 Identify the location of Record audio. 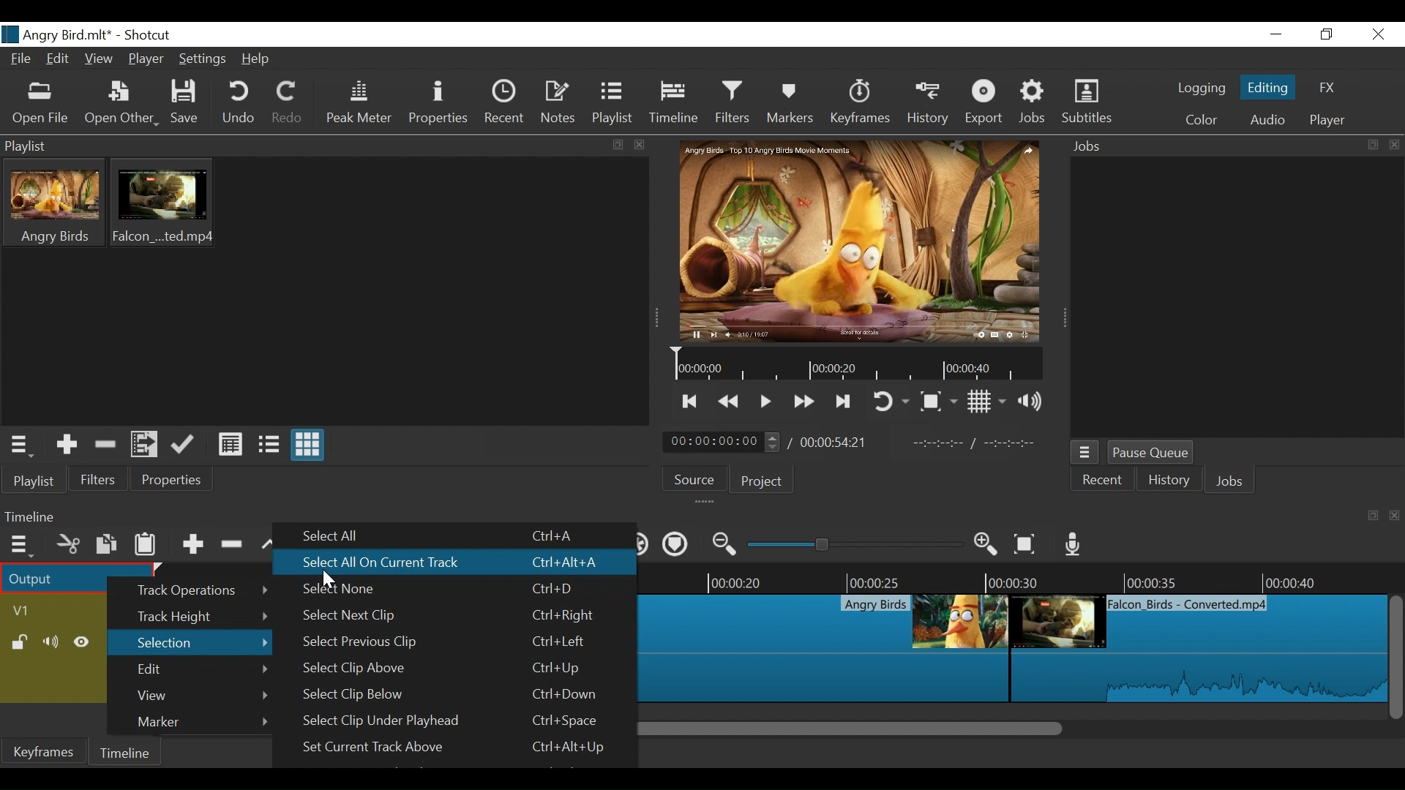
(1071, 545).